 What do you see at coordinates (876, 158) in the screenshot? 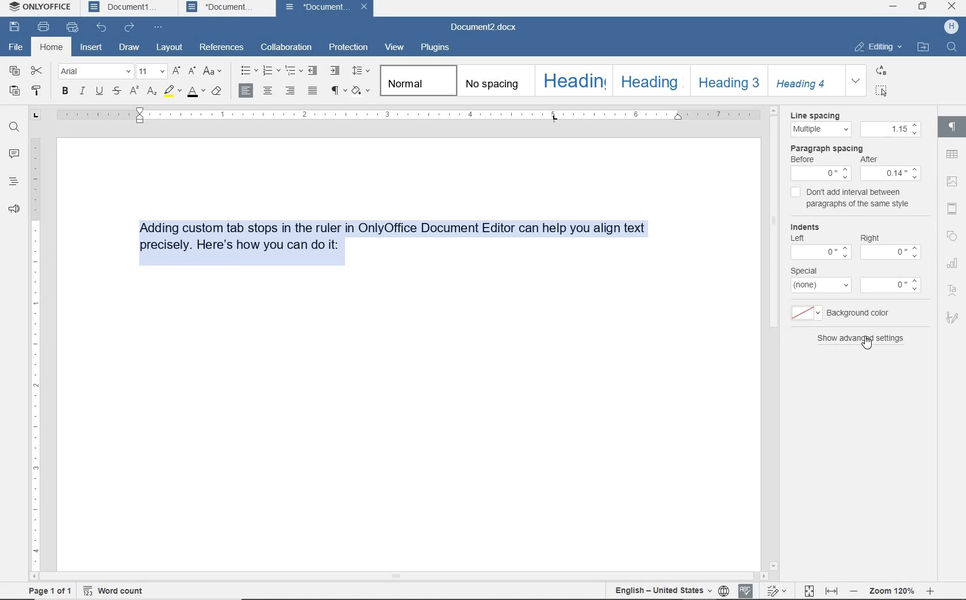
I see `after` at bounding box center [876, 158].